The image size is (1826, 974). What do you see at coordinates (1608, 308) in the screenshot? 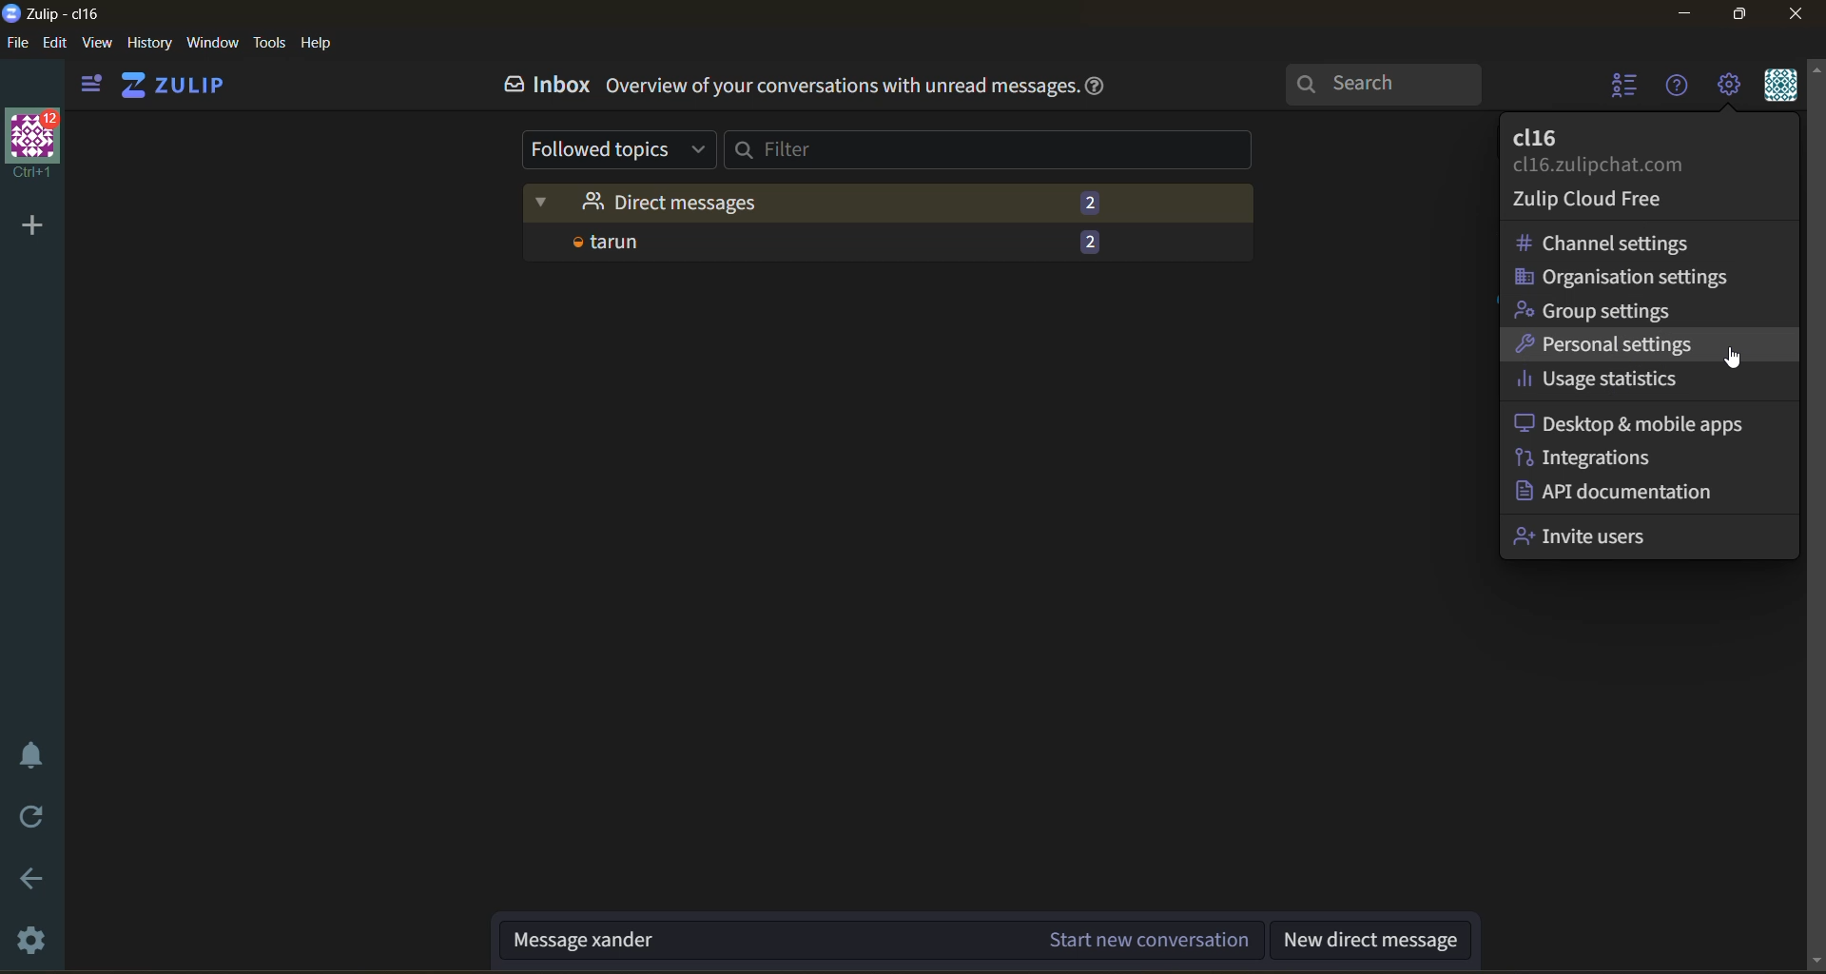
I see `group settings` at bounding box center [1608, 308].